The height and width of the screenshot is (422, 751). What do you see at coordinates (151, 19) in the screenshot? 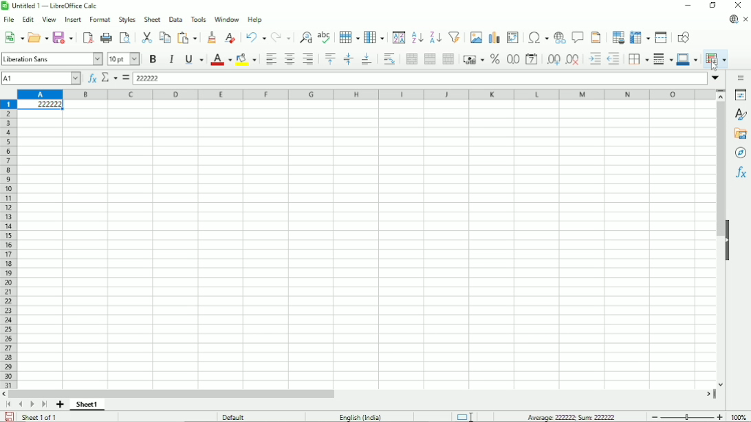
I see `Sheet` at bounding box center [151, 19].